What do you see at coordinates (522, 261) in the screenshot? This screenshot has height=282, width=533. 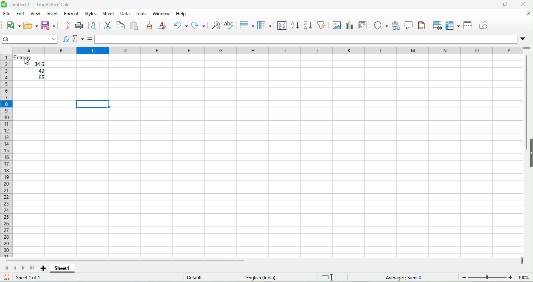 I see `drag to view more columns` at bounding box center [522, 261].